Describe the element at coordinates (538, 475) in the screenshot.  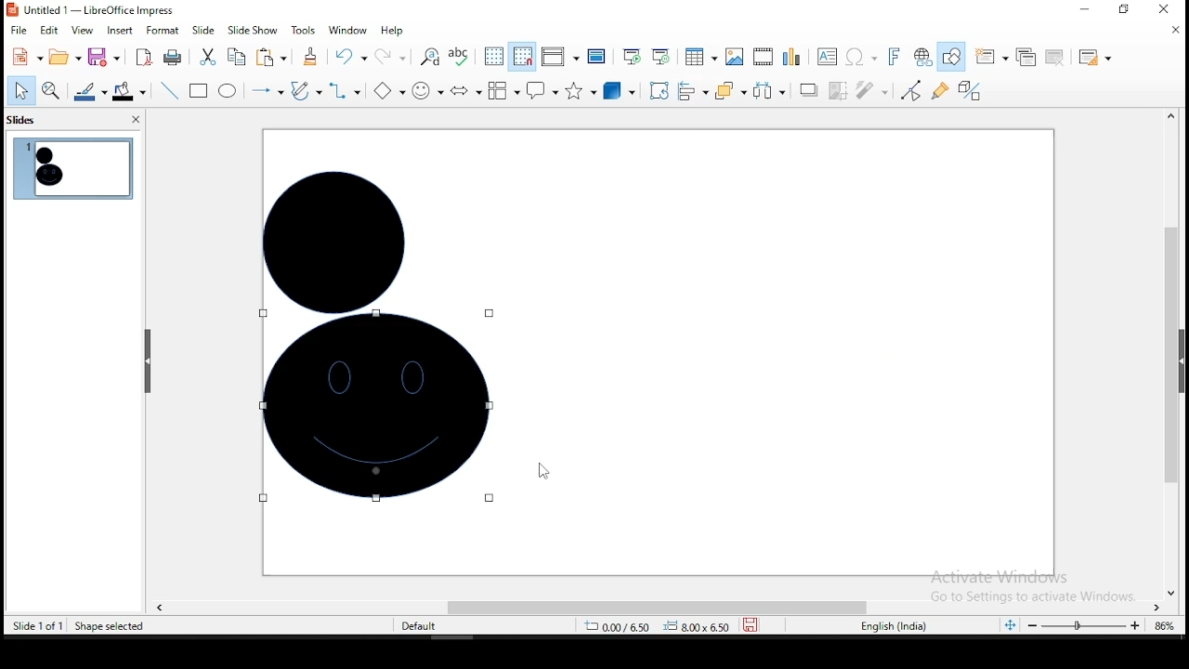
I see `mouse pointer` at that location.